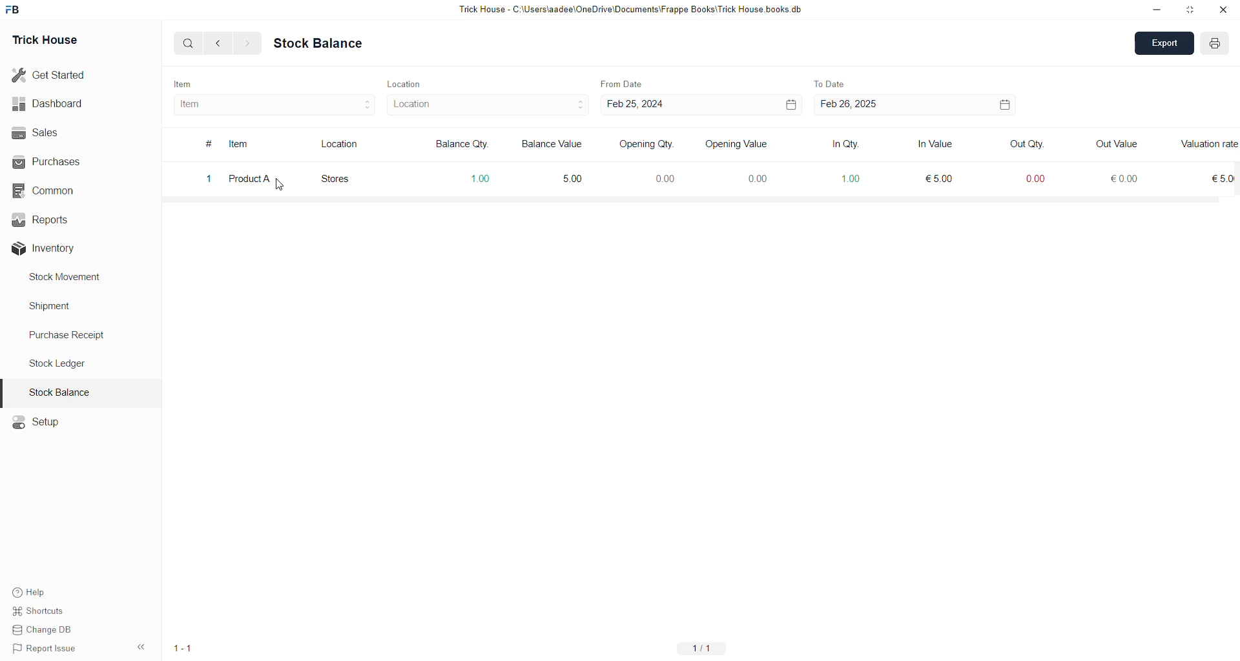 The image size is (1240, 661). I want to click on Opening Value, so click(734, 146).